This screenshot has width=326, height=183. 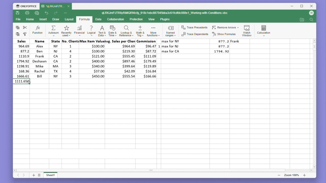 I want to click on Name Alex Ben Frank deshavn Mike Rache Bill, so click(x=39, y=59).